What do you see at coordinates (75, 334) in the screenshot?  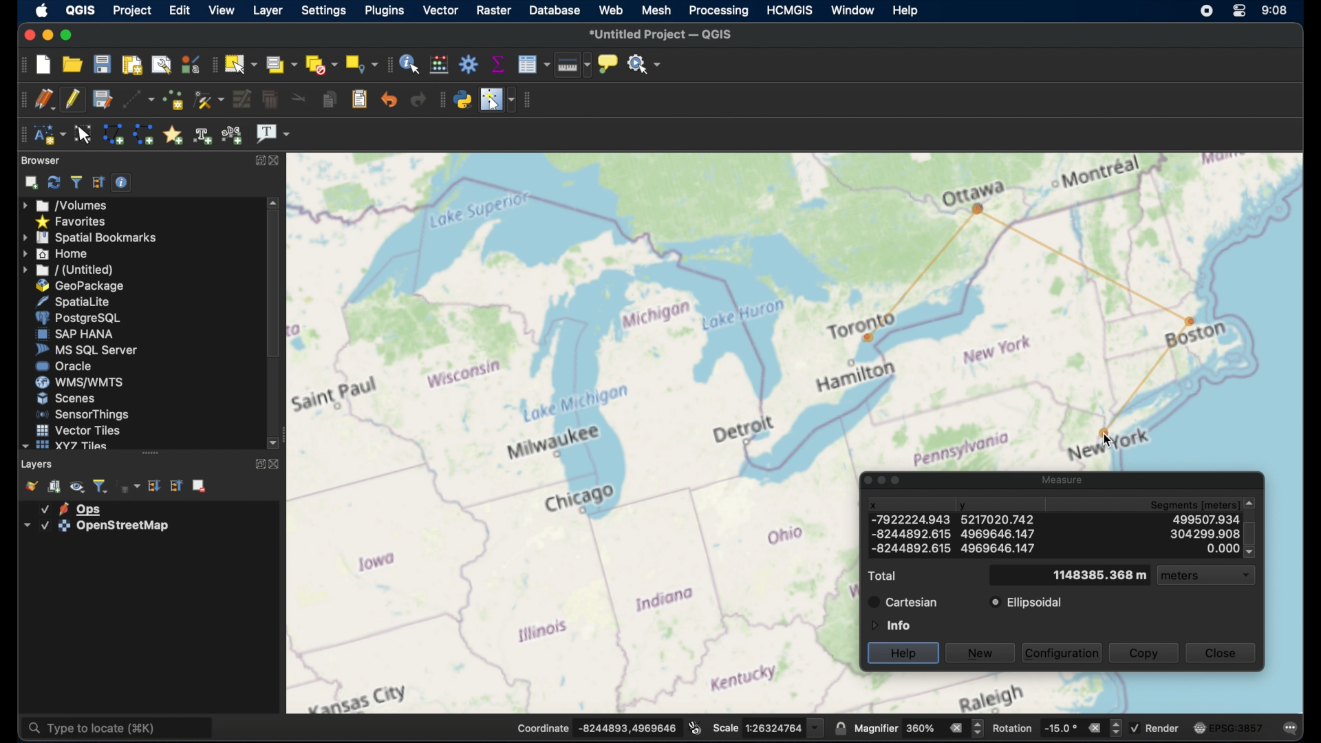 I see `sap hana` at bounding box center [75, 334].